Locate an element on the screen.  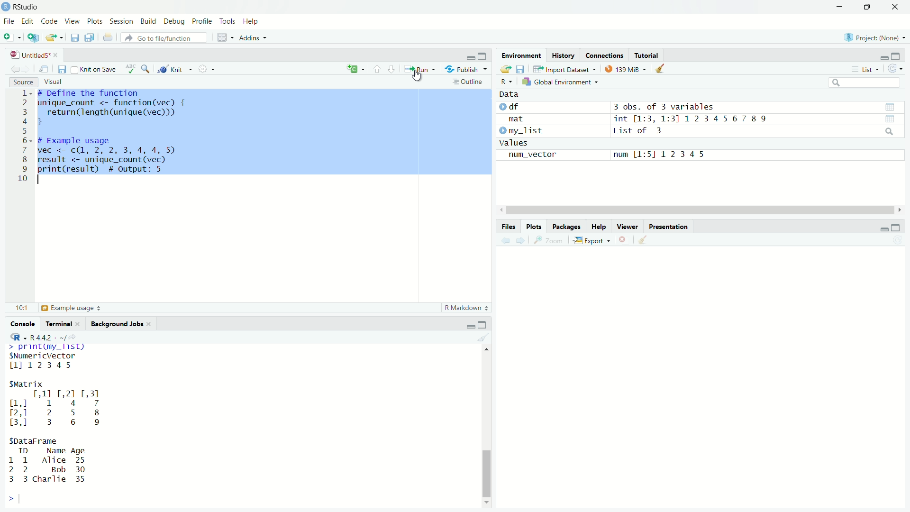
maximize is located at coordinates (897, 57).